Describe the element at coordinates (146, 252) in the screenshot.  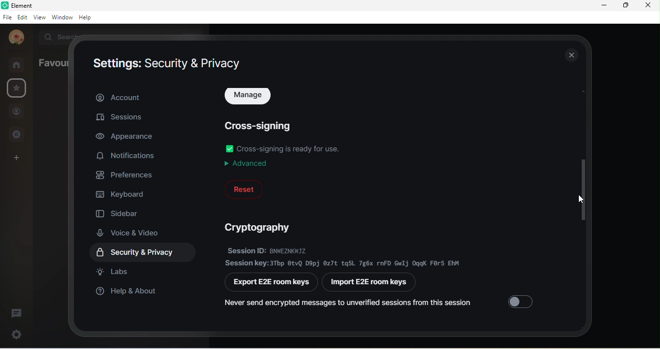
I see `security and privacy` at that location.